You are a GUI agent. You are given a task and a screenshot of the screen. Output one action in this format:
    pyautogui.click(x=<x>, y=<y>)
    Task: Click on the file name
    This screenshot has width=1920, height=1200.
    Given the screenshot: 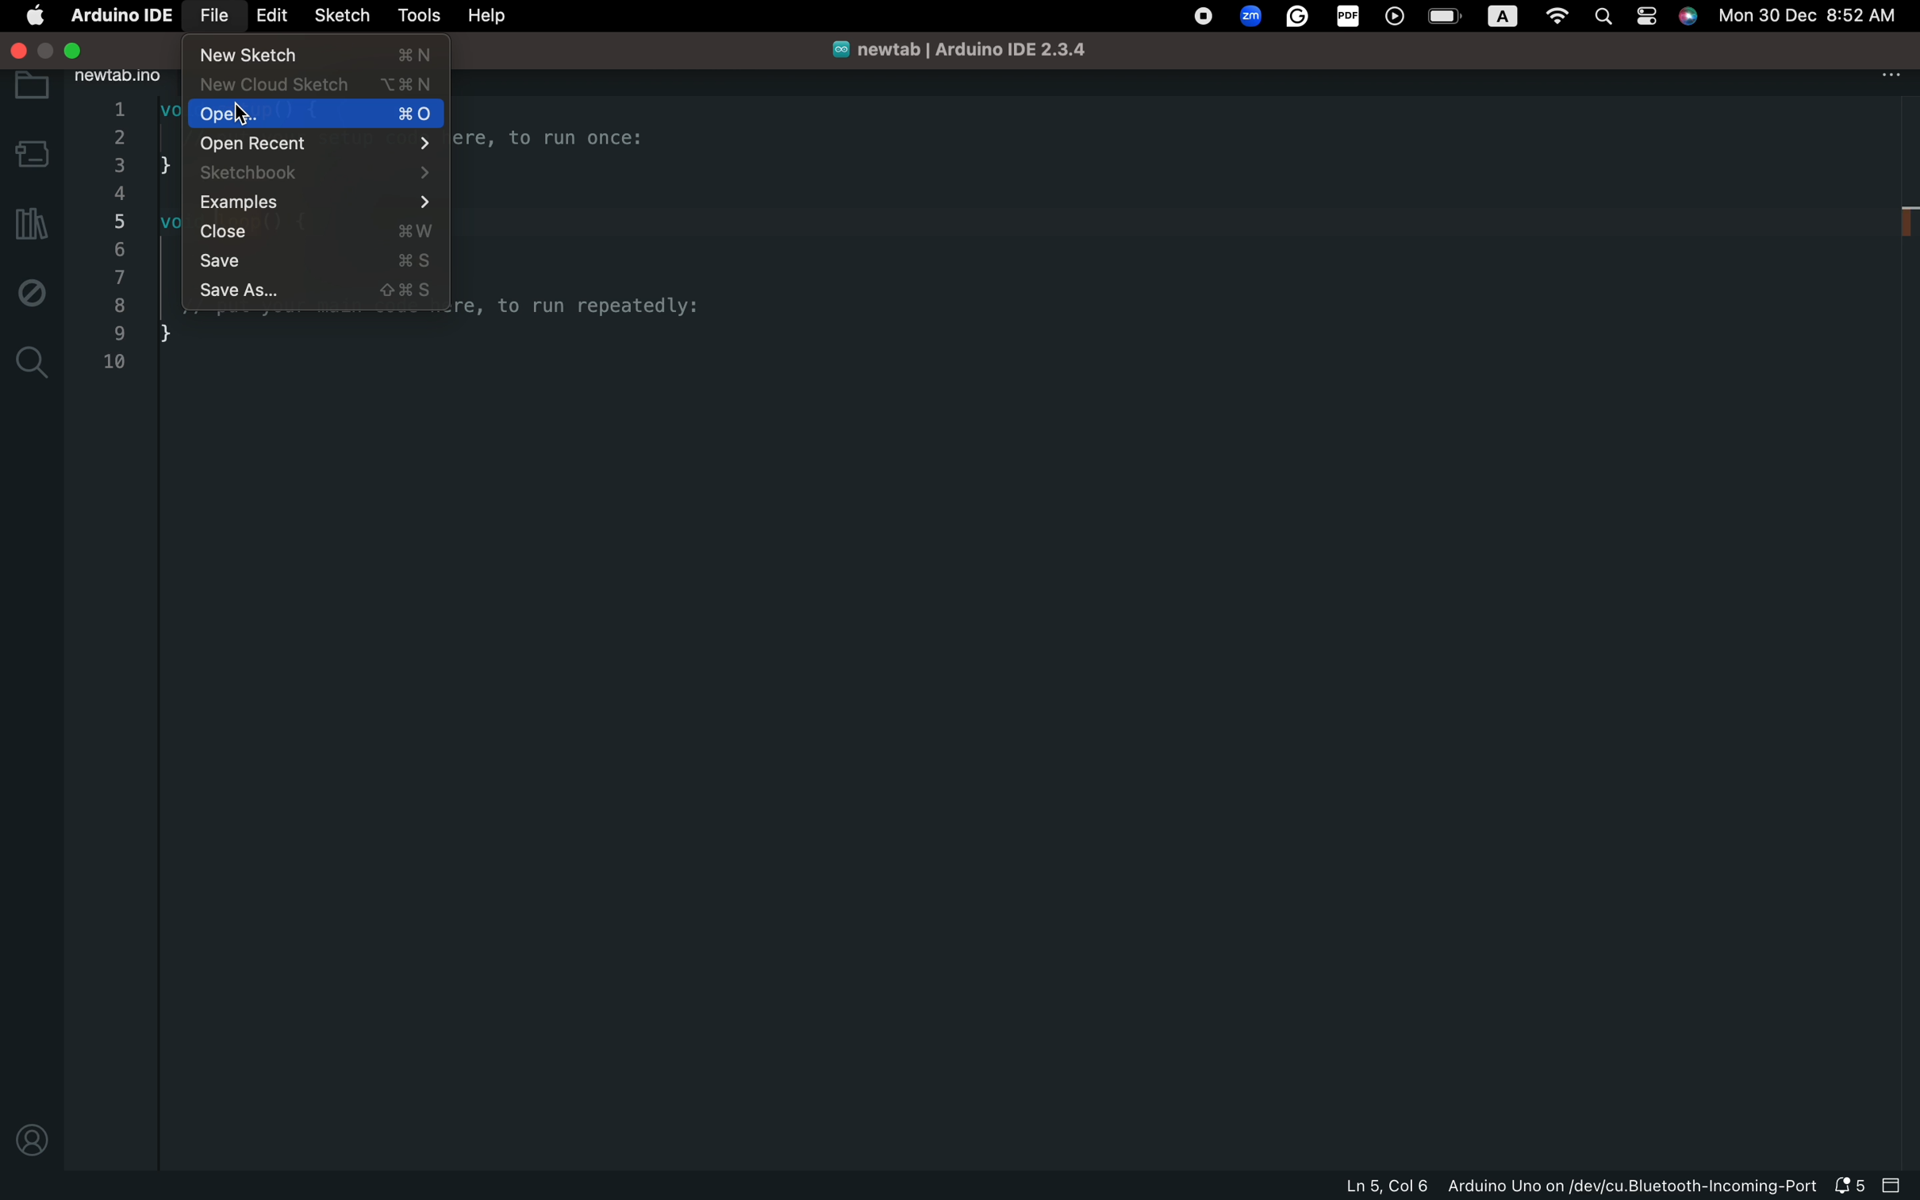 What is the action you would take?
    pyautogui.click(x=939, y=50)
    